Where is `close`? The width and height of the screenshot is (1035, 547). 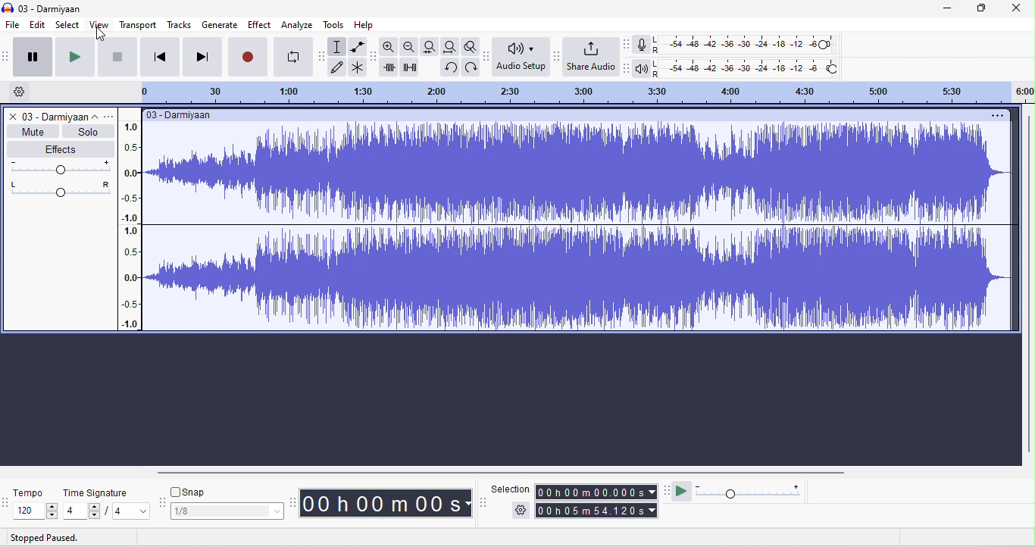 close is located at coordinates (1016, 9).